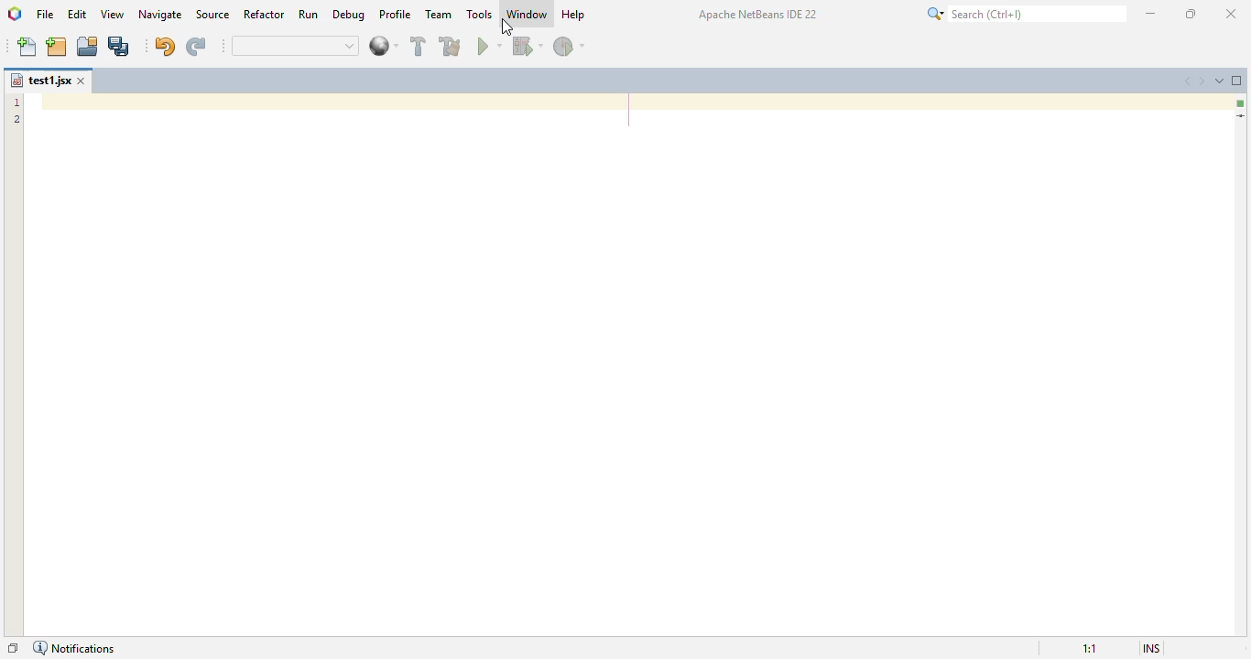 This screenshot has height=659, width=1251. Describe the element at coordinates (479, 14) in the screenshot. I see `tools` at that location.